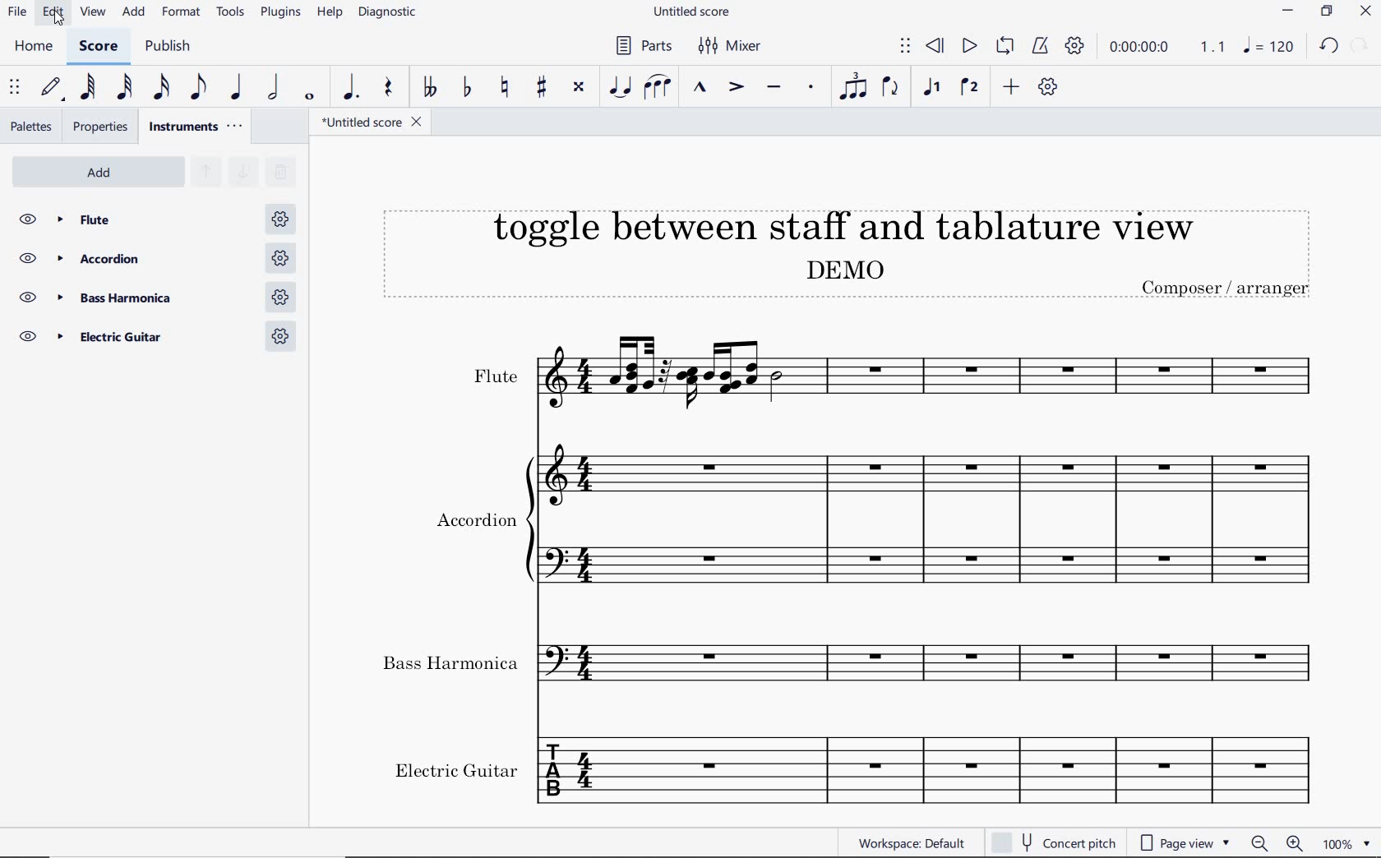  What do you see at coordinates (375, 125) in the screenshot?
I see `file name` at bounding box center [375, 125].